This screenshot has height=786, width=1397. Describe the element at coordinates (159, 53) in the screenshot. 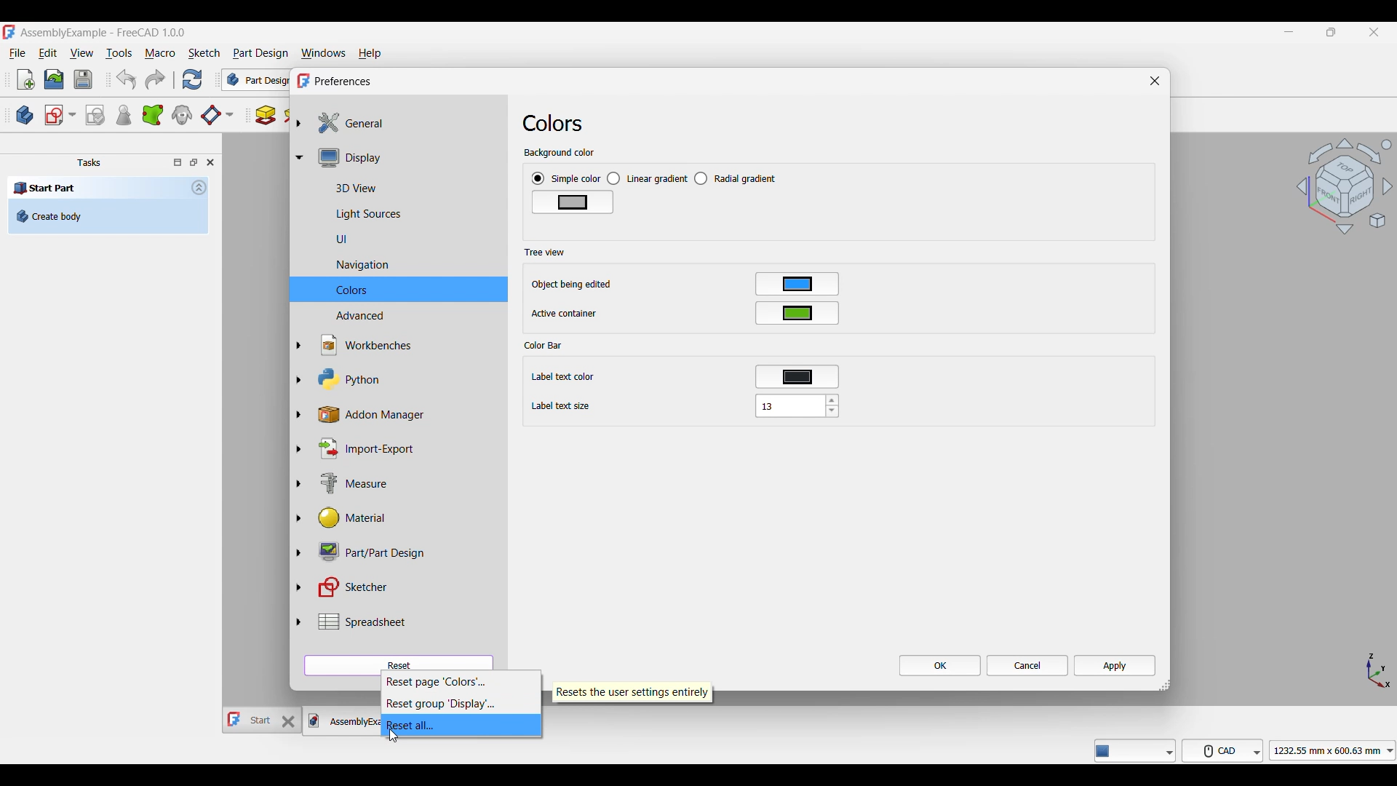

I see `Macro menu ` at that location.